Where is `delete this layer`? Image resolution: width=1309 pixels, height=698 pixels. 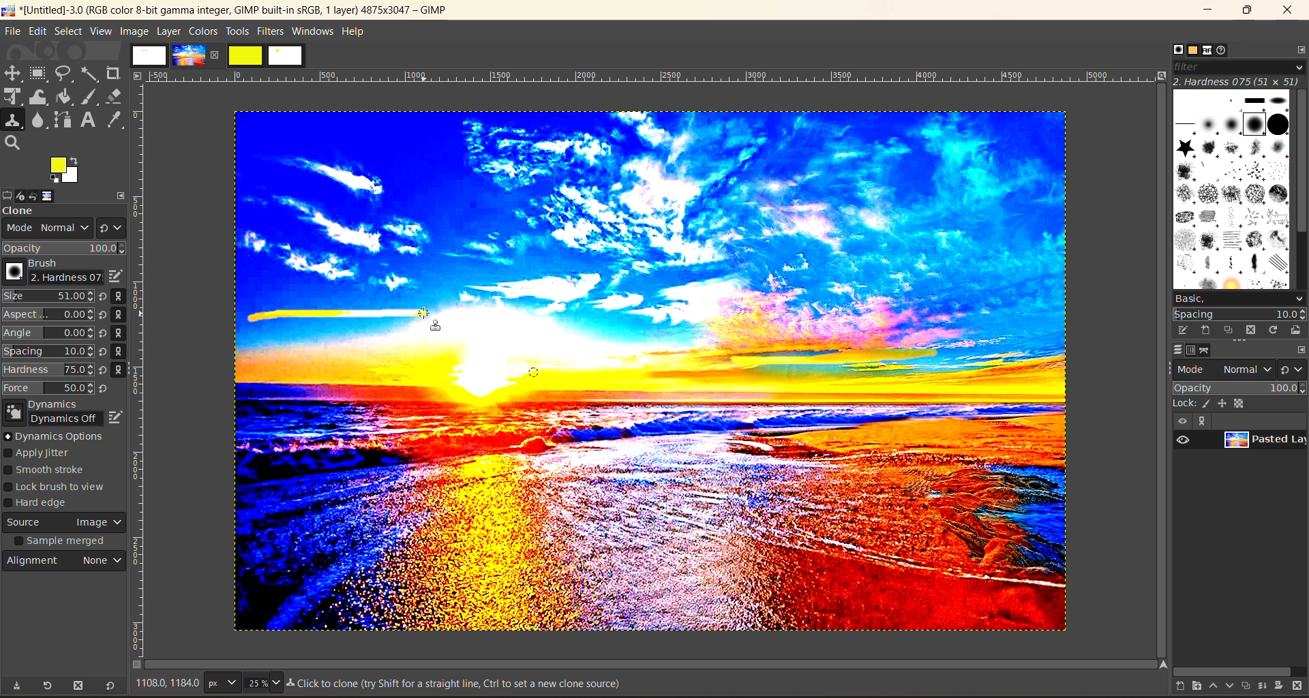
delete this layer is located at coordinates (1301, 686).